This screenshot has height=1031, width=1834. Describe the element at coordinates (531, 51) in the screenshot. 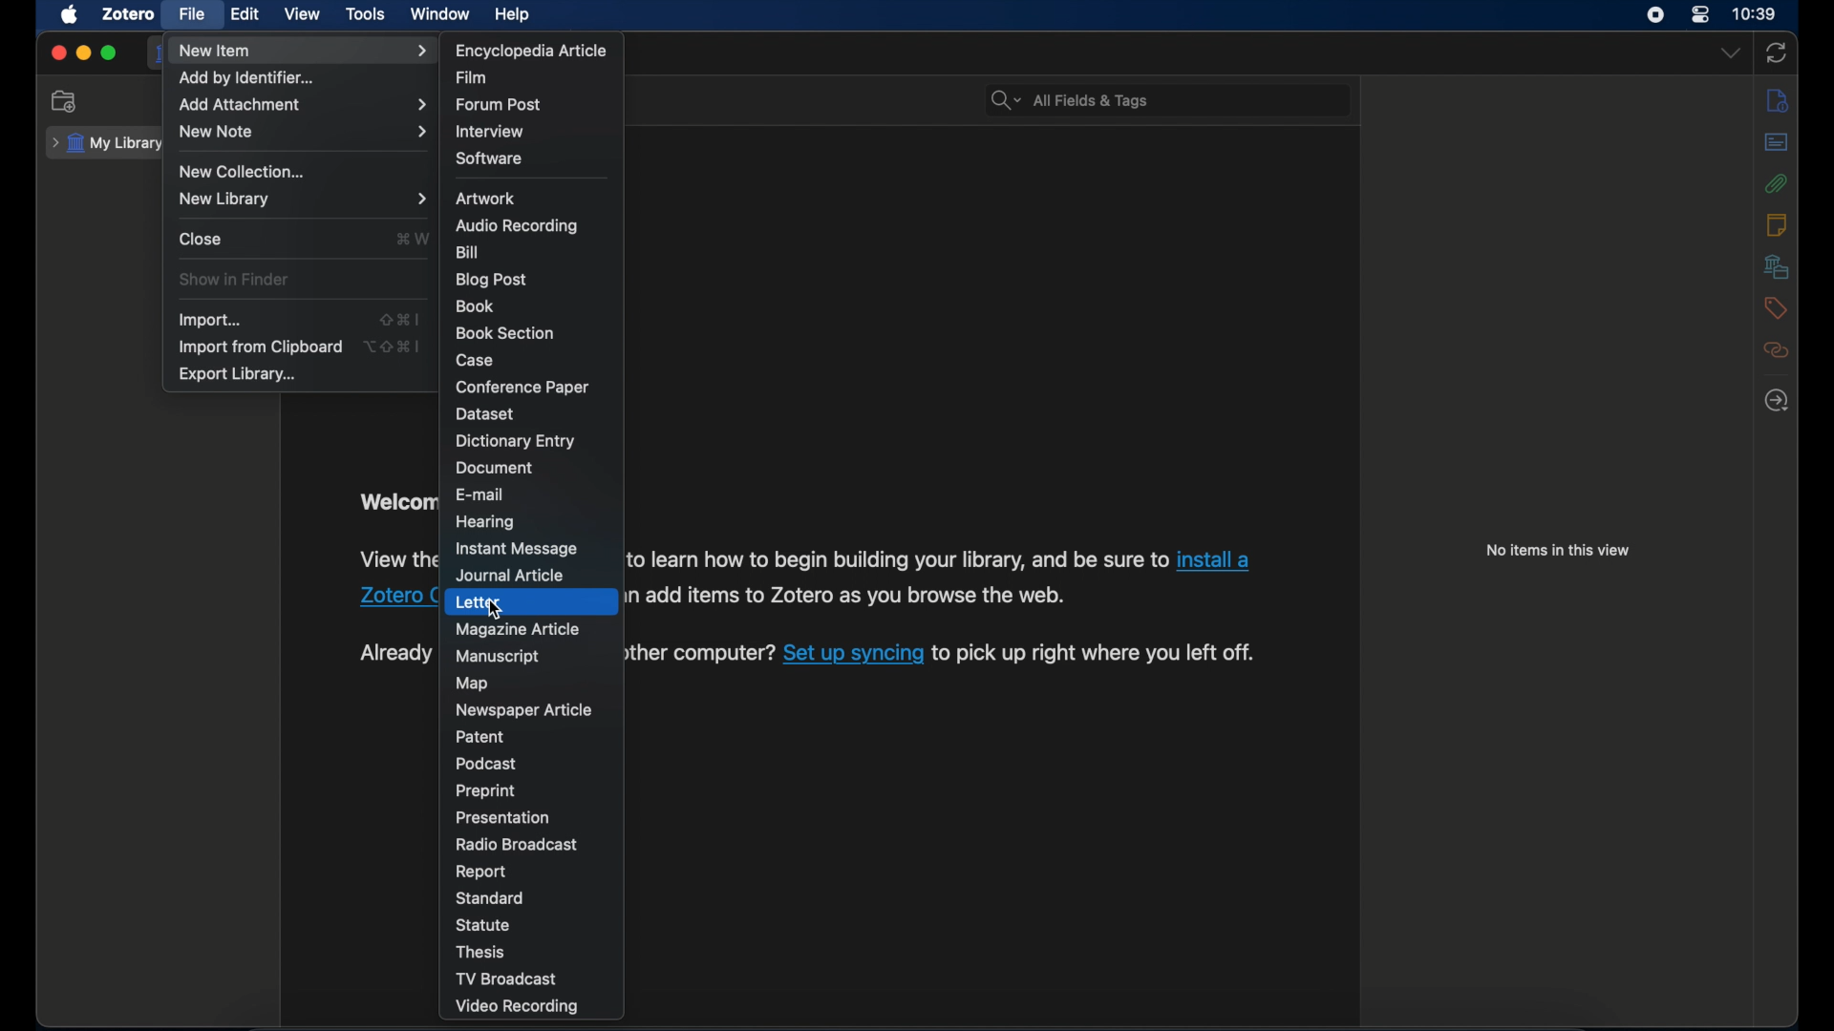

I see `encyclopedia article` at that location.